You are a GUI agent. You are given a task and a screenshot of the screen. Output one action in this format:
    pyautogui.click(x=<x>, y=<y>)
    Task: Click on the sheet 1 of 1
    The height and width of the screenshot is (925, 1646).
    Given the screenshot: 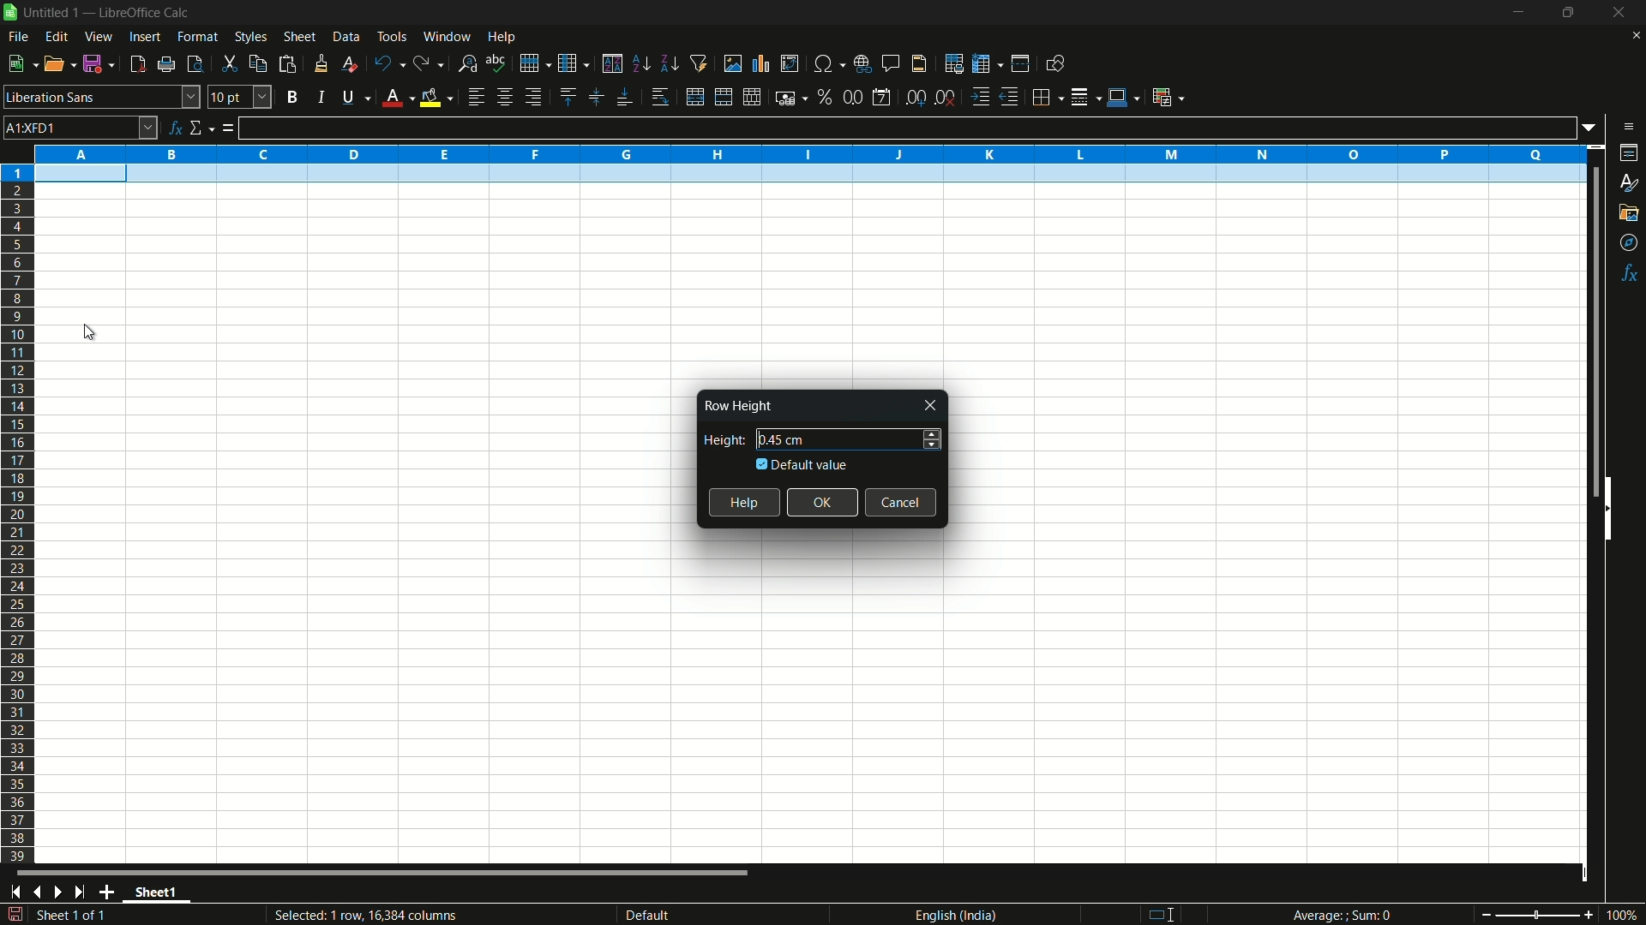 What is the action you would take?
    pyautogui.click(x=77, y=917)
    